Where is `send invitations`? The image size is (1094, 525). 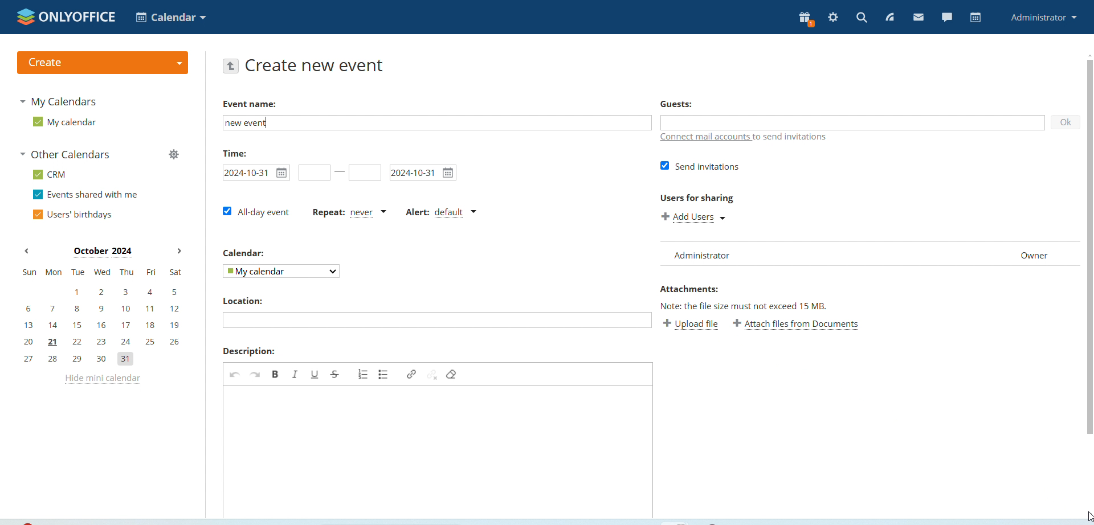
send invitations is located at coordinates (699, 166).